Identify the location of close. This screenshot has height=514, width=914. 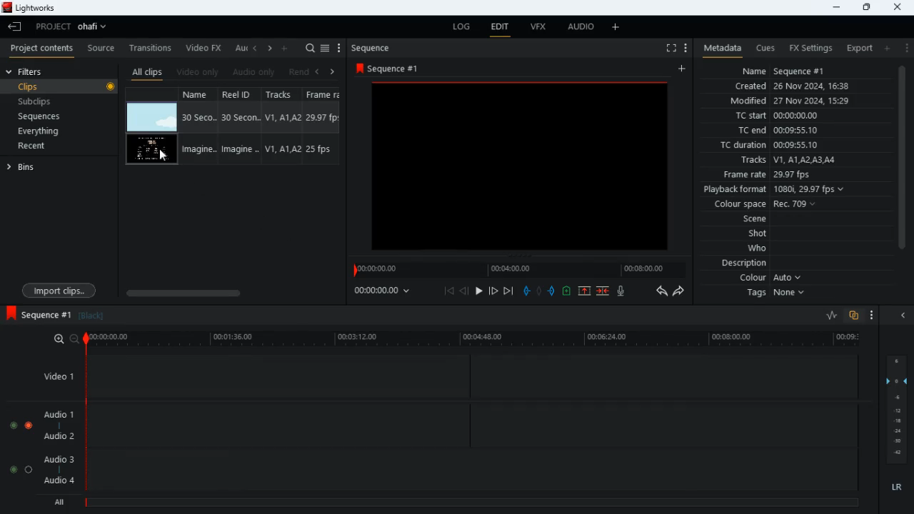
(906, 316).